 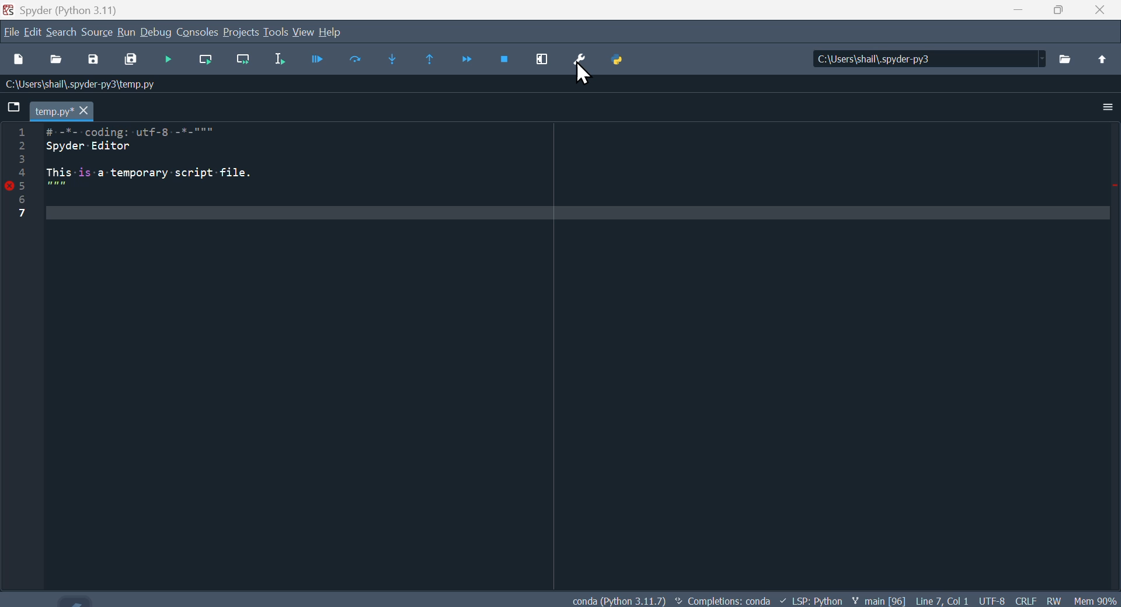 I want to click on Close, so click(x=1103, y=11).